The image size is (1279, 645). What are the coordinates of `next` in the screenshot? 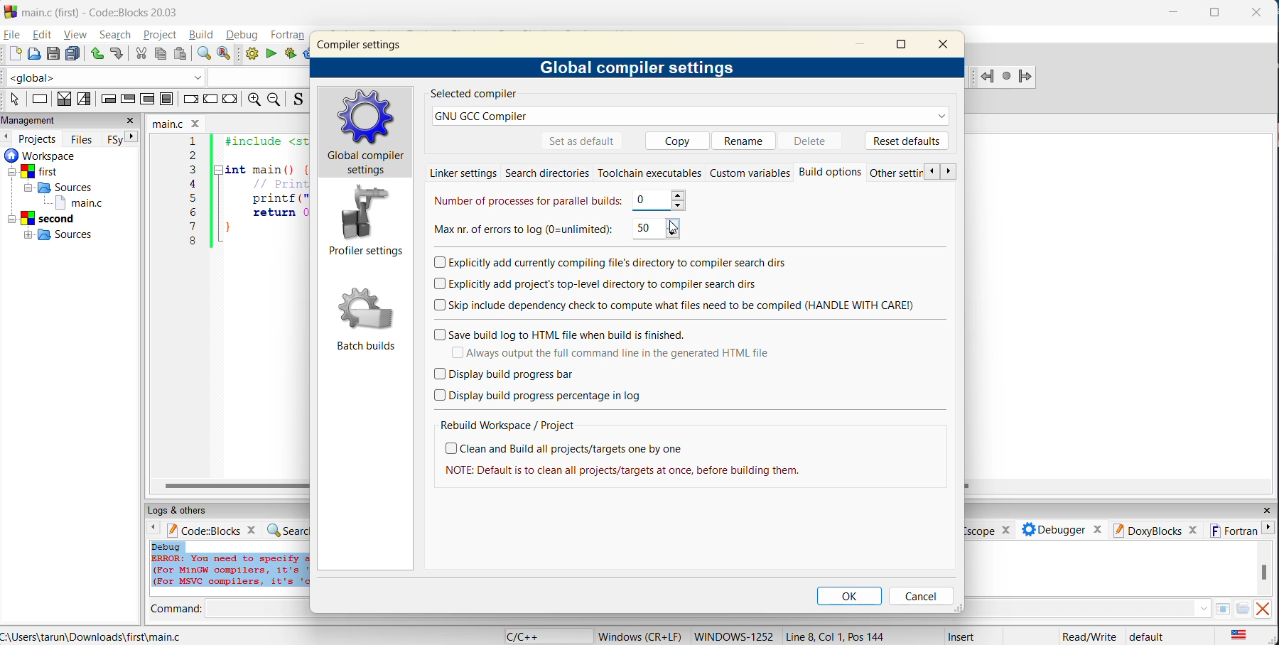 It's located at (128, 138).